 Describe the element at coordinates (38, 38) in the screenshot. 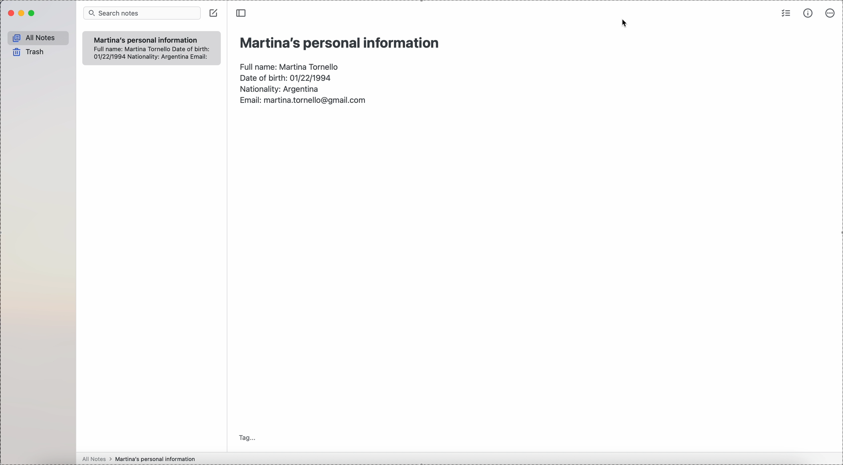

I see `all notes` at that location.